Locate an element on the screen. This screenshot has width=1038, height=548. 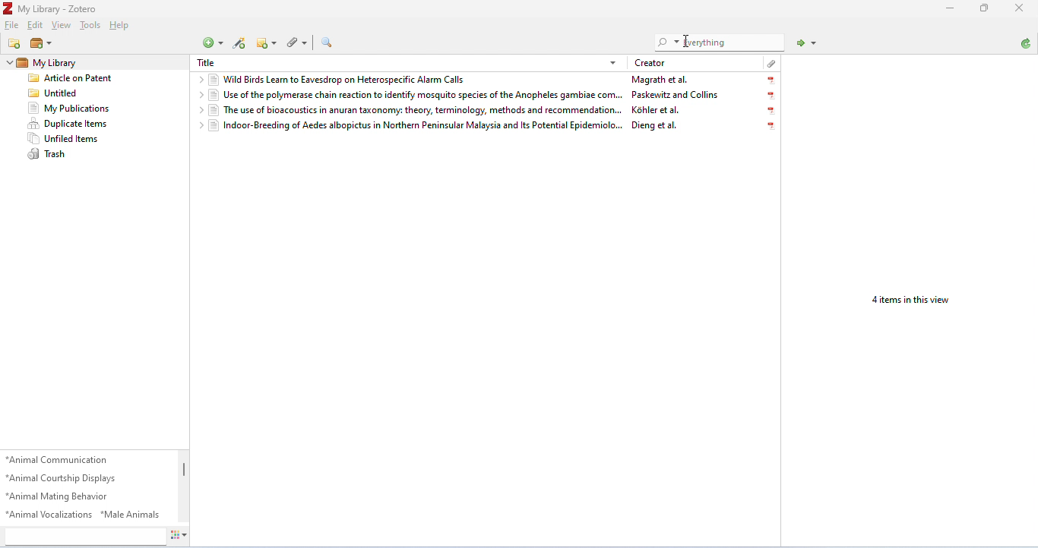
Attachment Type is located at coordinates (771, 63).